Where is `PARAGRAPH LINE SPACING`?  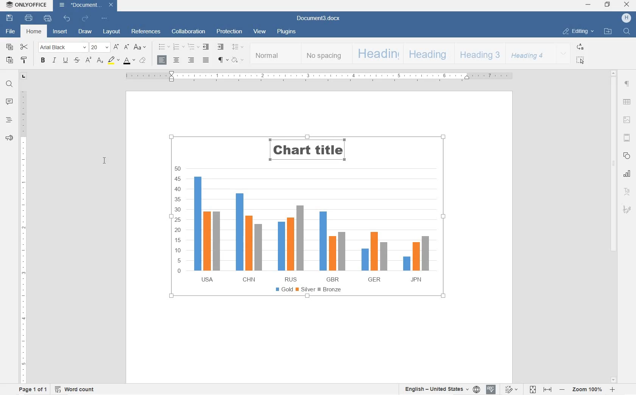 PARAGRAPH LINE SPACING is located at coordinates (237, 47).